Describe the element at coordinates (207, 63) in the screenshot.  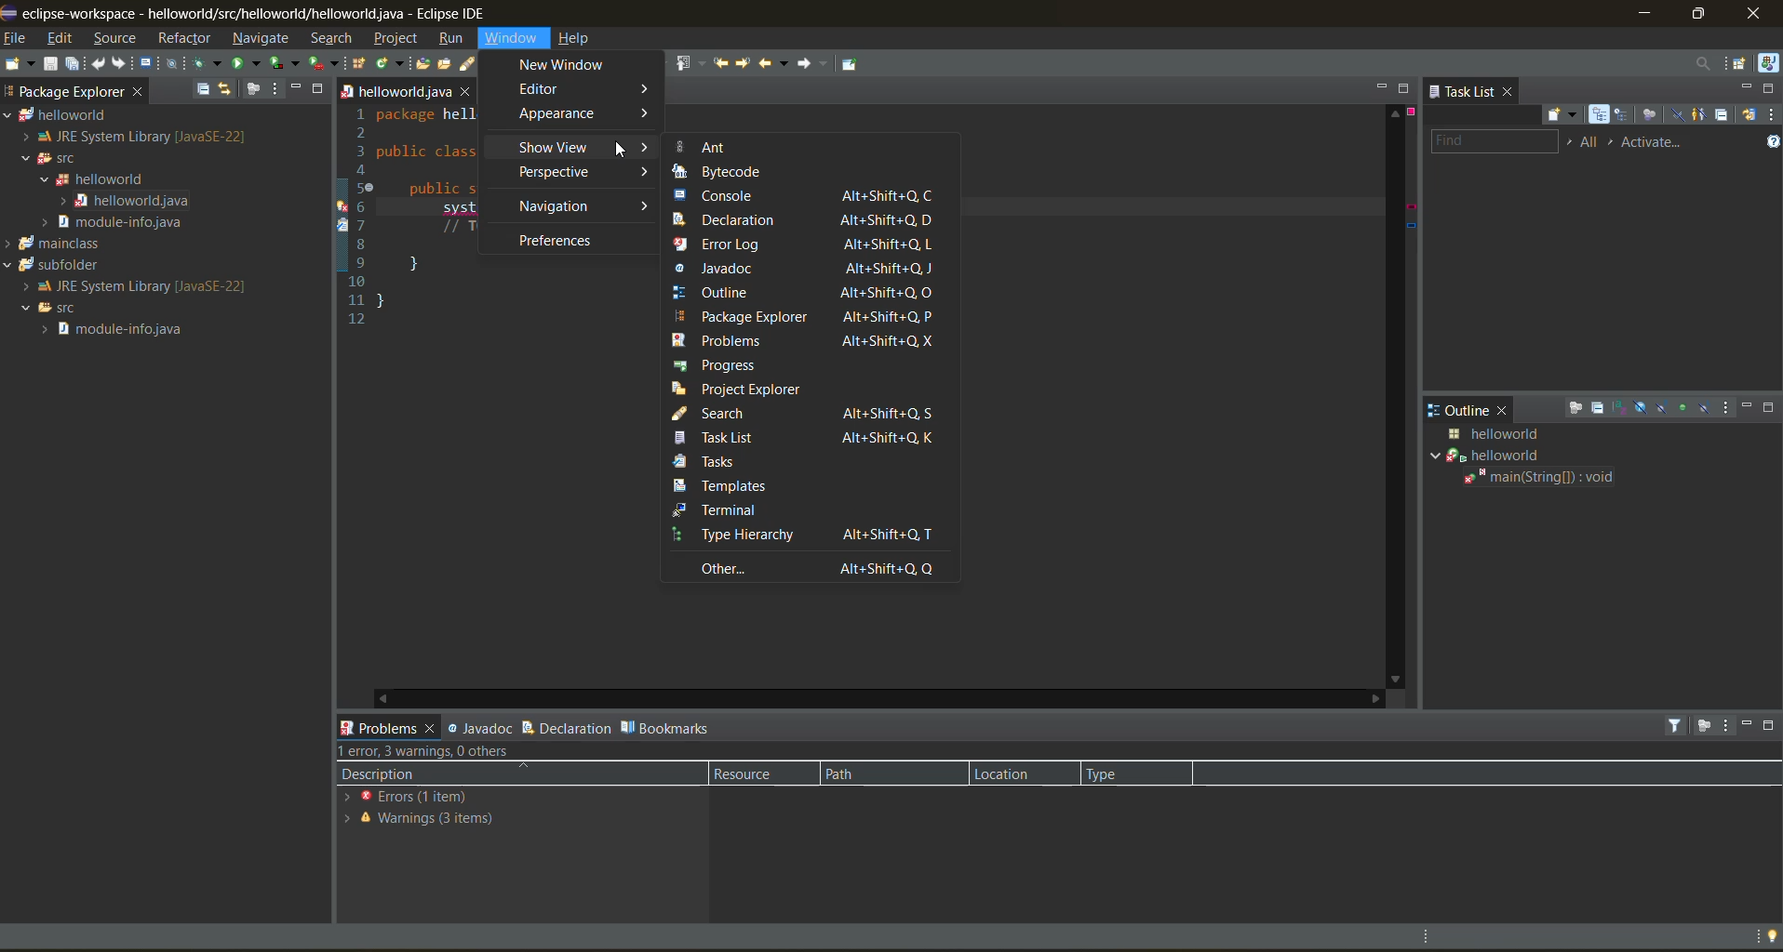
I see `debug` at that location.